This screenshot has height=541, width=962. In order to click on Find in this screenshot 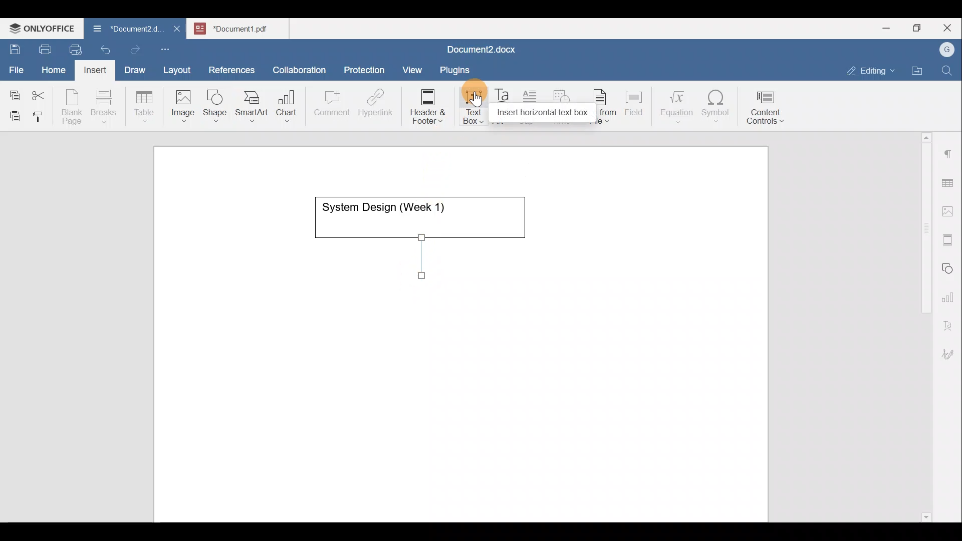, I will do `click(948, 71)`.